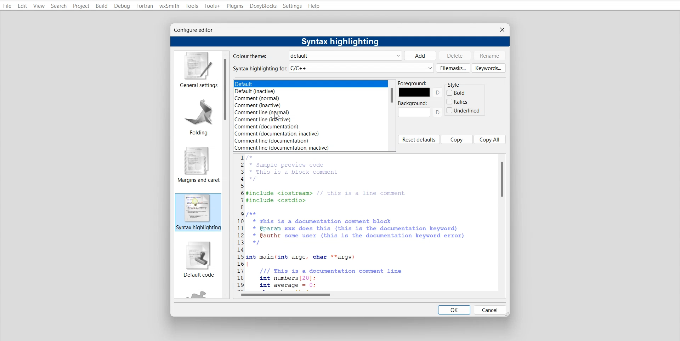 This screenshot has height=341, width=680. I want to click on Keywords, so click(489, 68).